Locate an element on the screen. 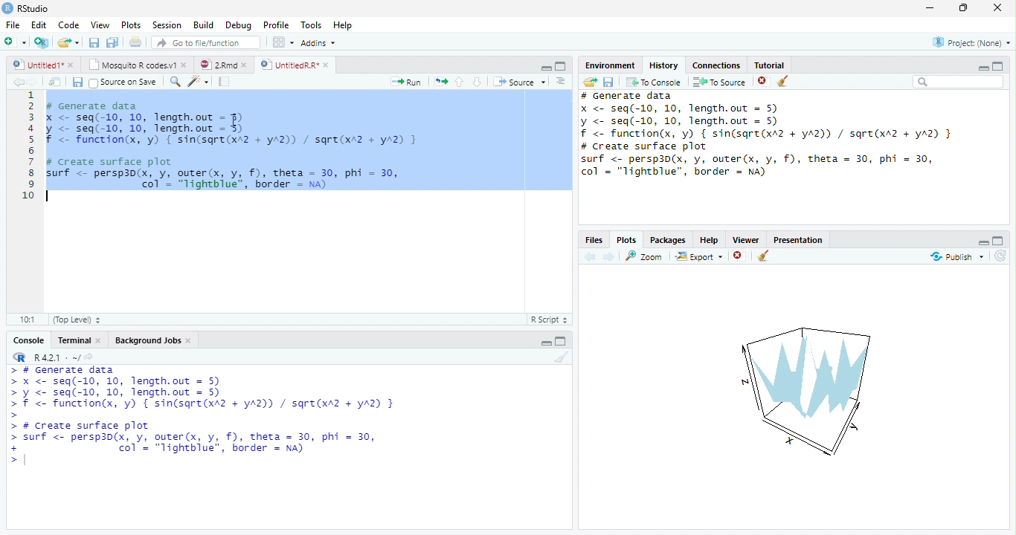  R 4.2.1 . ~/ is located at coordinates (57, 357).